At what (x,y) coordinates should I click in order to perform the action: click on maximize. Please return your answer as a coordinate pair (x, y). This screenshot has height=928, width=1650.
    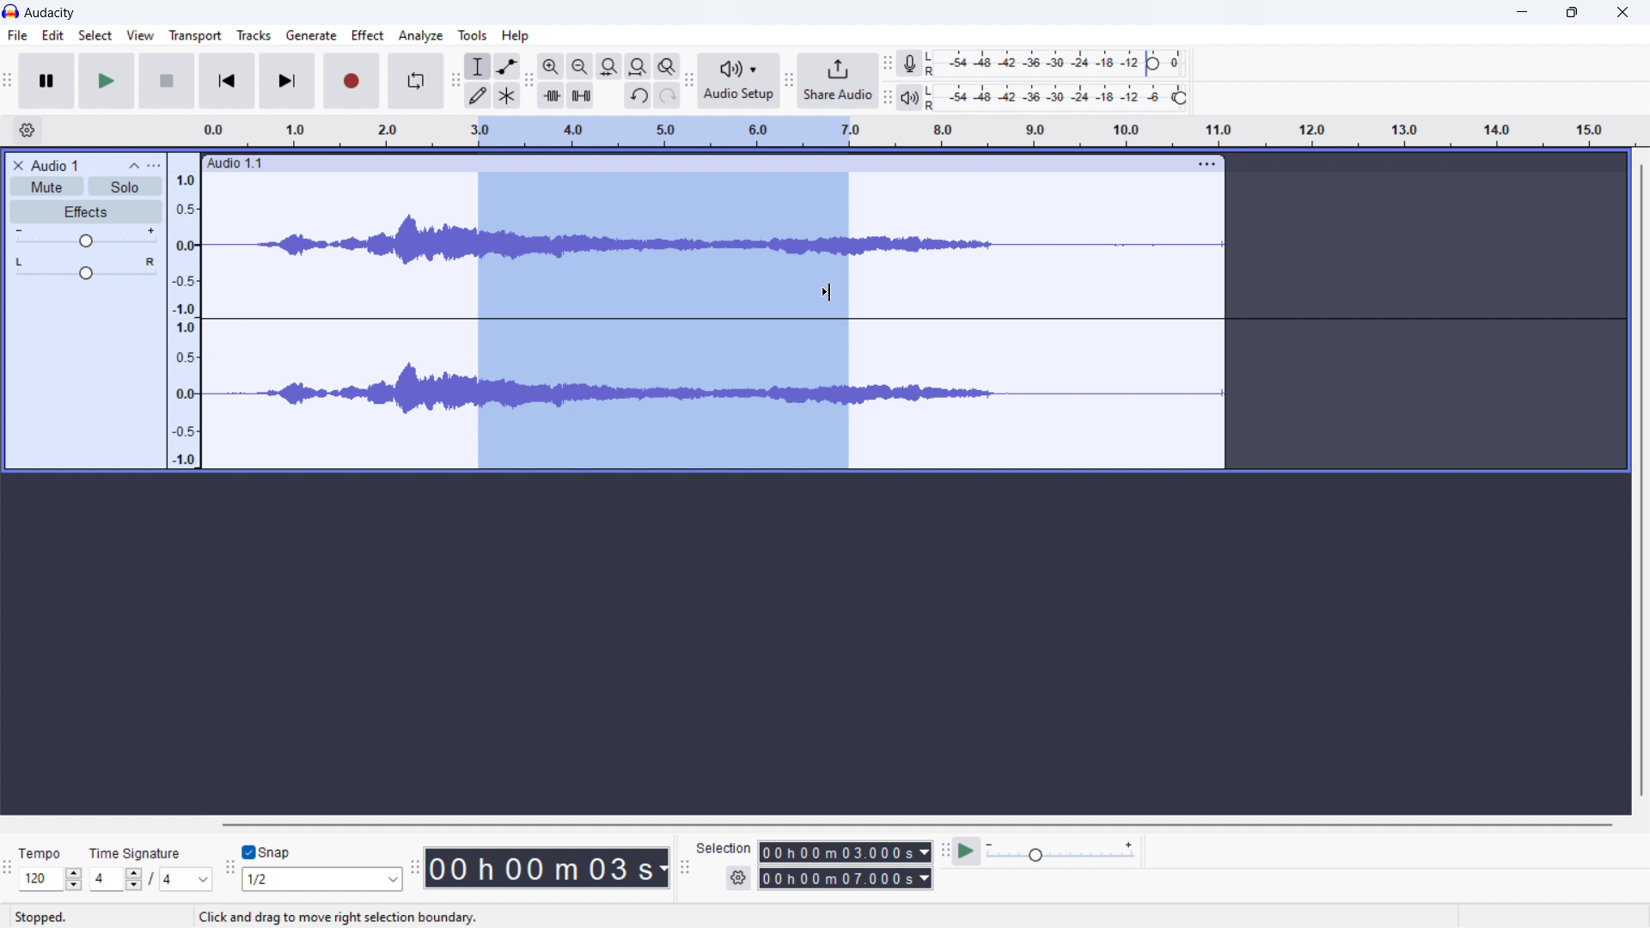
    Looking at the image, I should click on (1572, 13).